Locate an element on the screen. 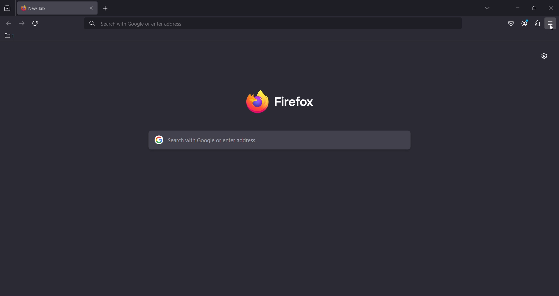 This screenshot has height=296, width=559. Q search with Google or enter address is located at coordinates (137, 24).